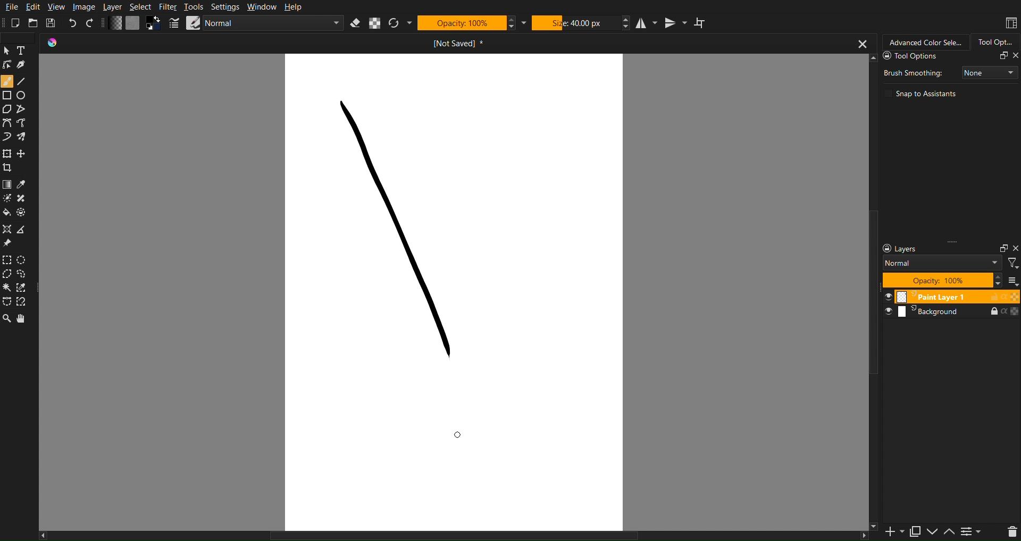 The width and height of the screenshot is (1021, 541). What do you see at coordinates (6, 184) in the screenshot?
I see `Color Options` at bounding box center [6, 184].